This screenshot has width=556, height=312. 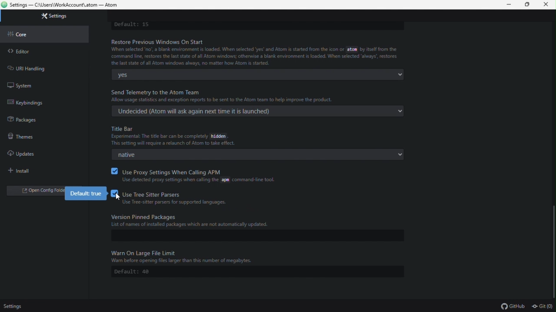 What do you see at coordinates (258, 75) in the screenshot?
I see `yes` at bounding box center [258, 75].